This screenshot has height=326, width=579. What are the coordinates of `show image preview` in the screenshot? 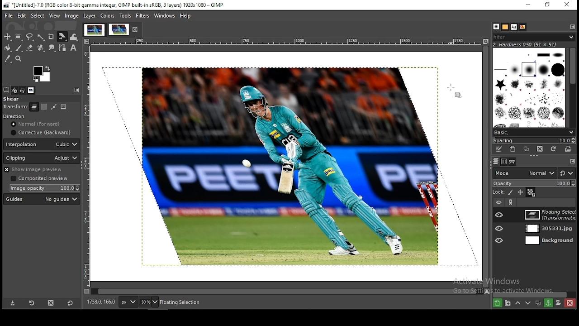 It's located at (40, 170).